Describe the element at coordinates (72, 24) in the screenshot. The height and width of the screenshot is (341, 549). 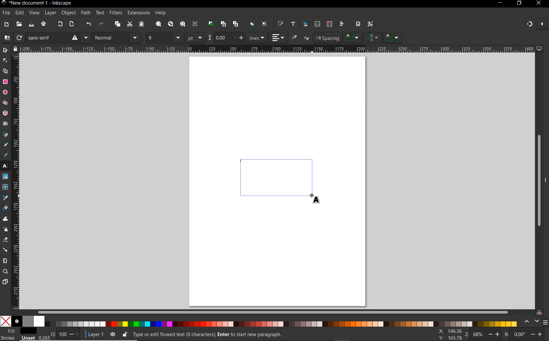
I see `open export` at that location.